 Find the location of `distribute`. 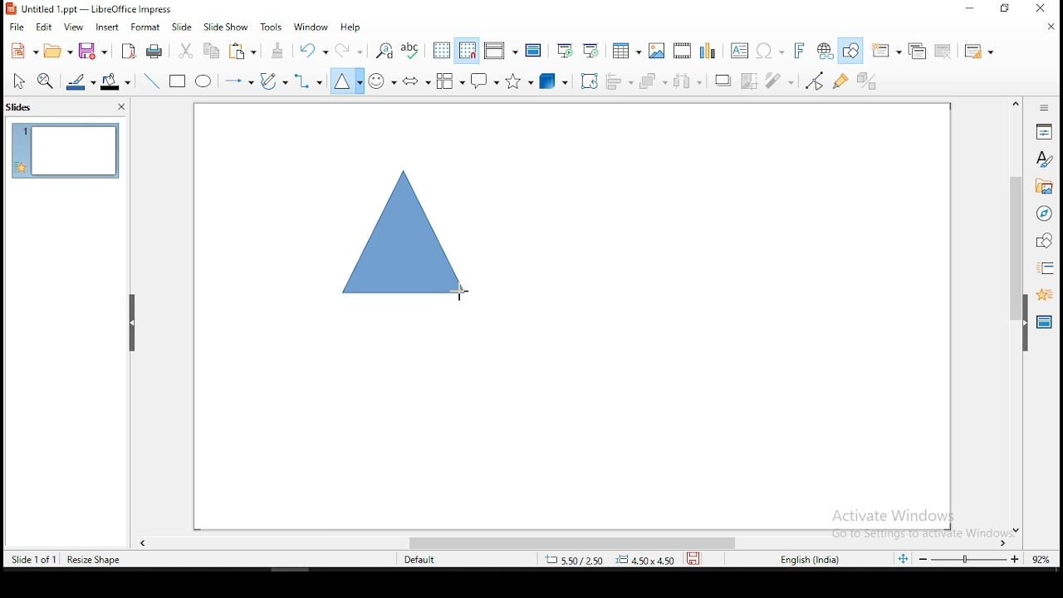

distribute is located at coordinates (693, 81).